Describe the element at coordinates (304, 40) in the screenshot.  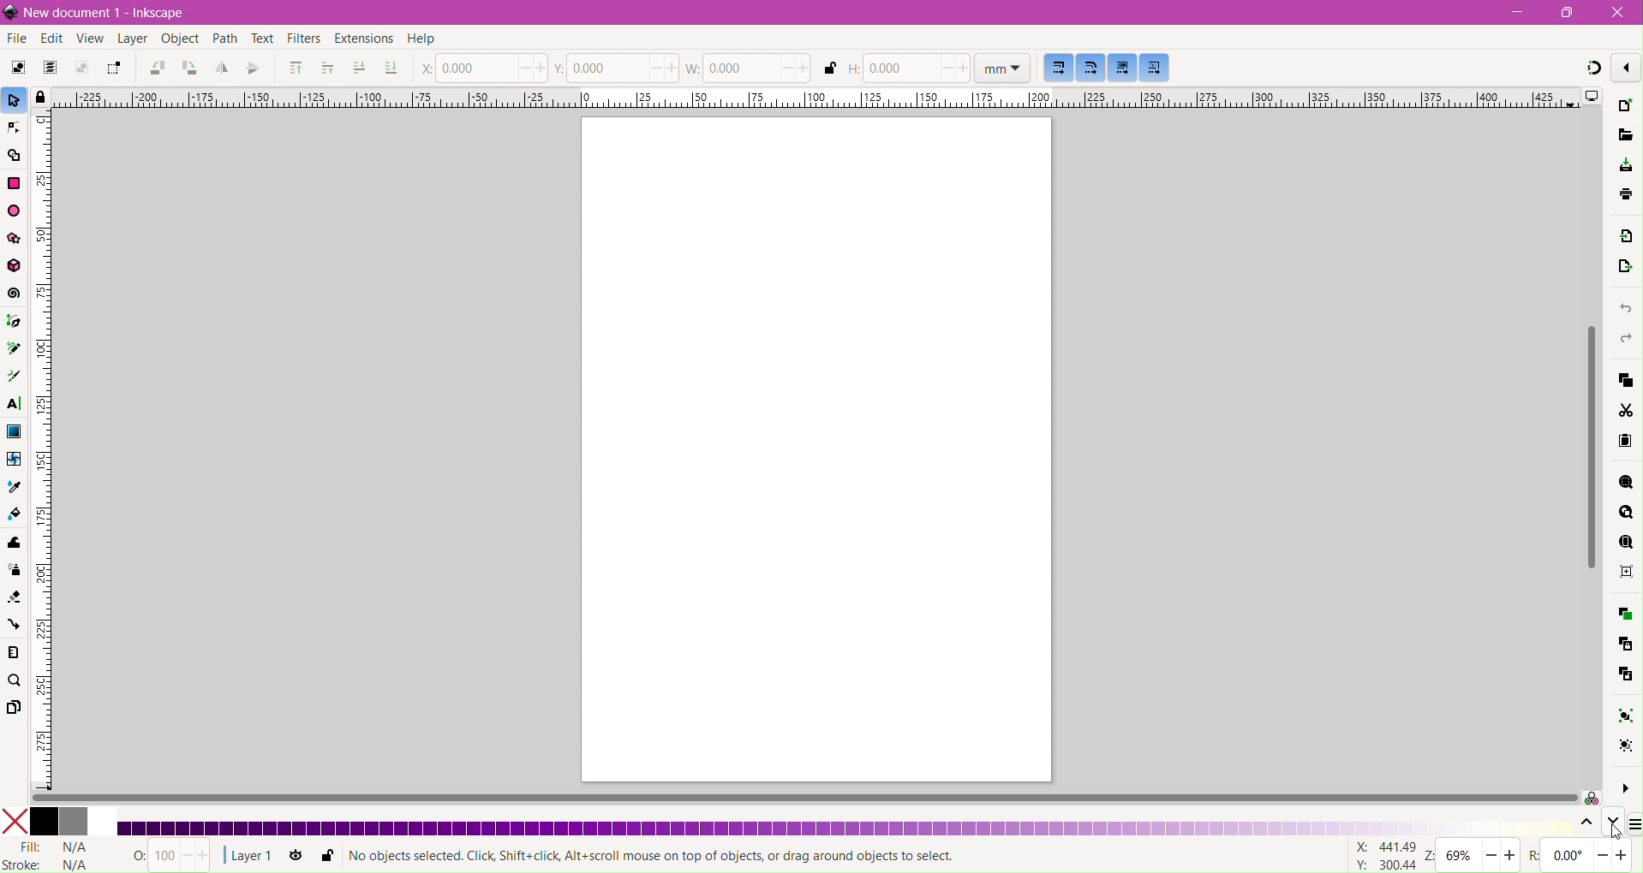
I see `Filters` at that location.